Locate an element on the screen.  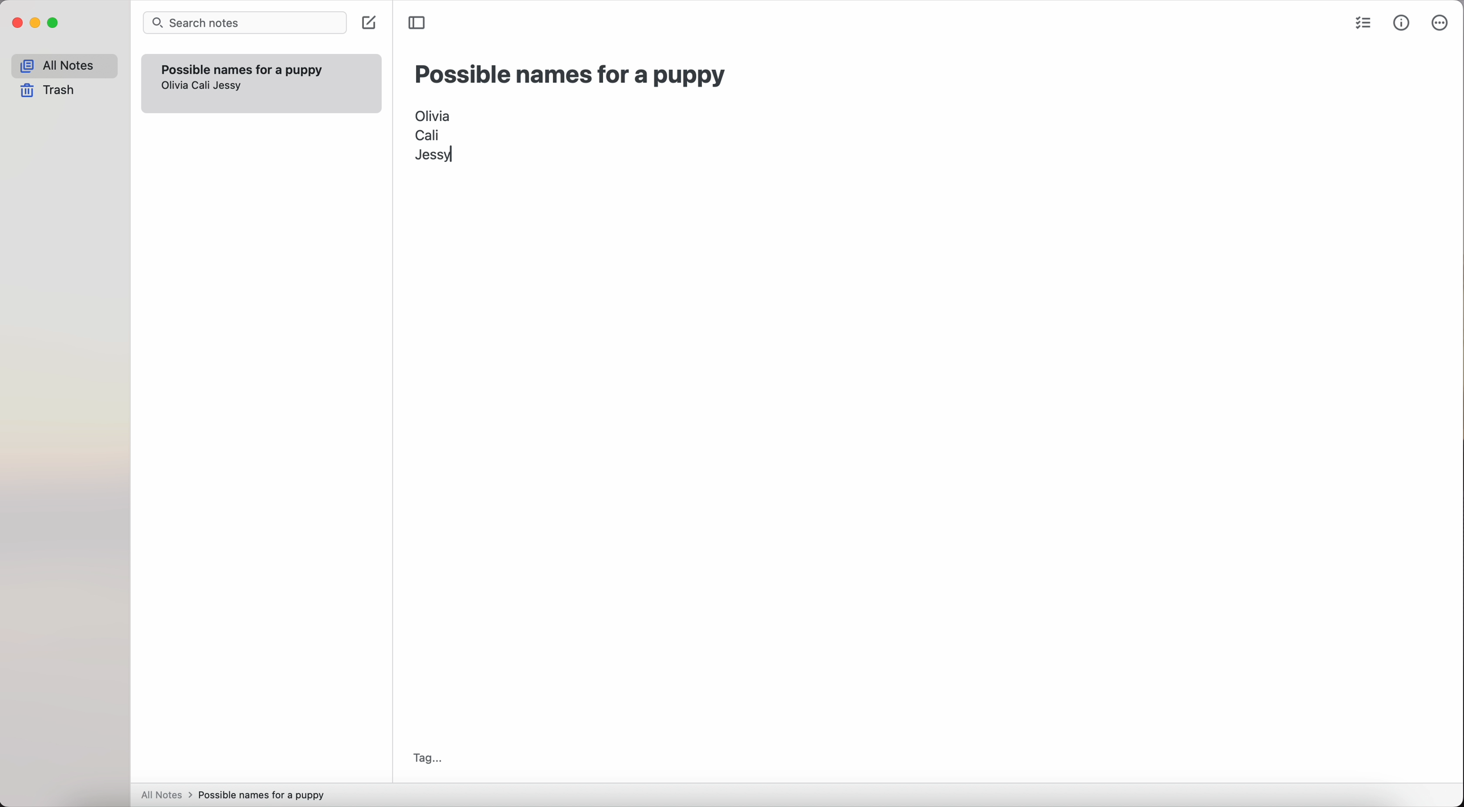
create note is located at coordinates (368, 24).